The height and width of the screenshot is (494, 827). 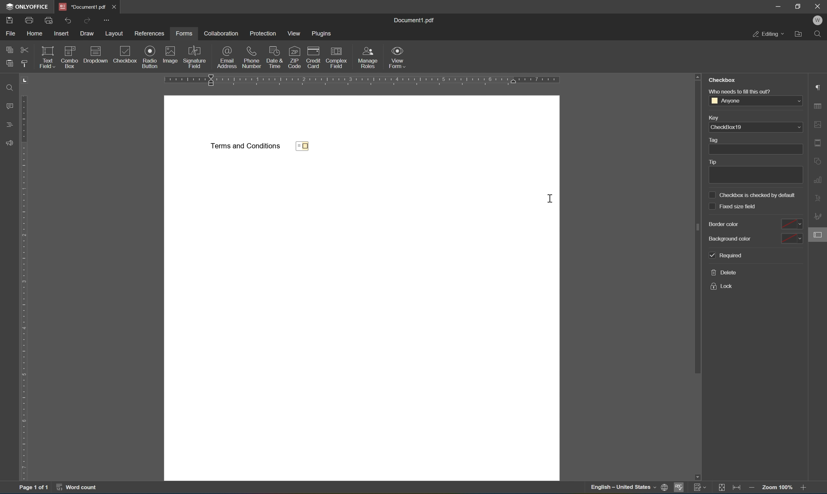 I want to click on form settings, so click(x=818, y=237).